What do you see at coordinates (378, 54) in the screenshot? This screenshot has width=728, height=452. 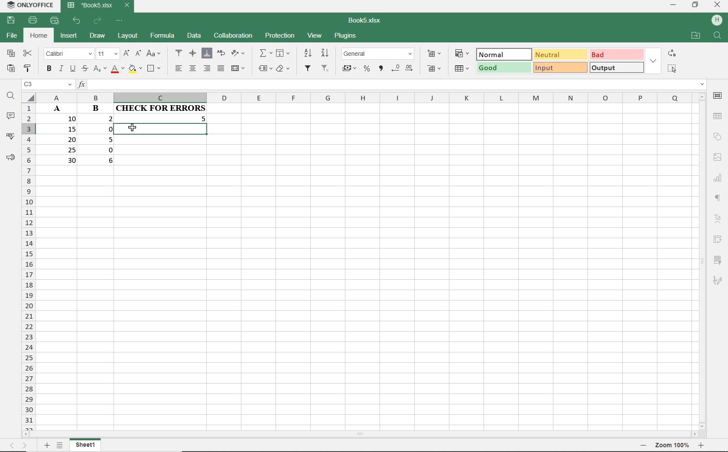 I see `NUMBER FORMAT` at bounding box center [378, 54].